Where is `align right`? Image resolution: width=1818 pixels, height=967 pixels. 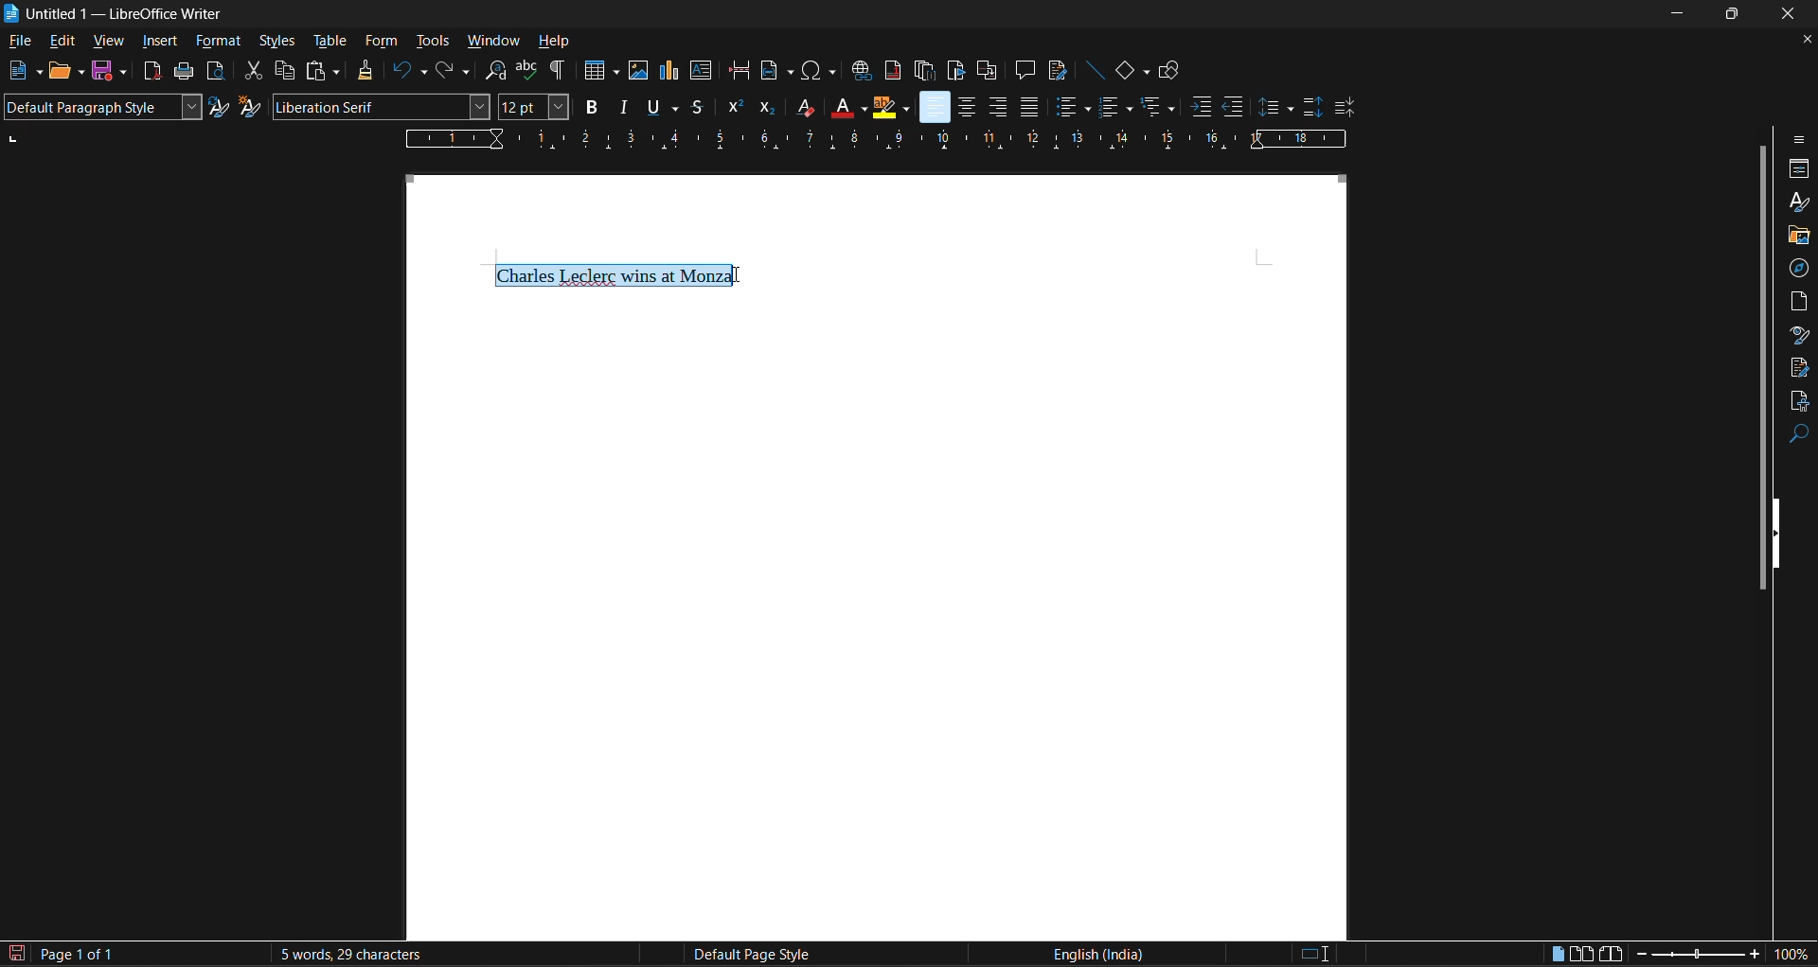
align right is located at coordinates (993, 107).